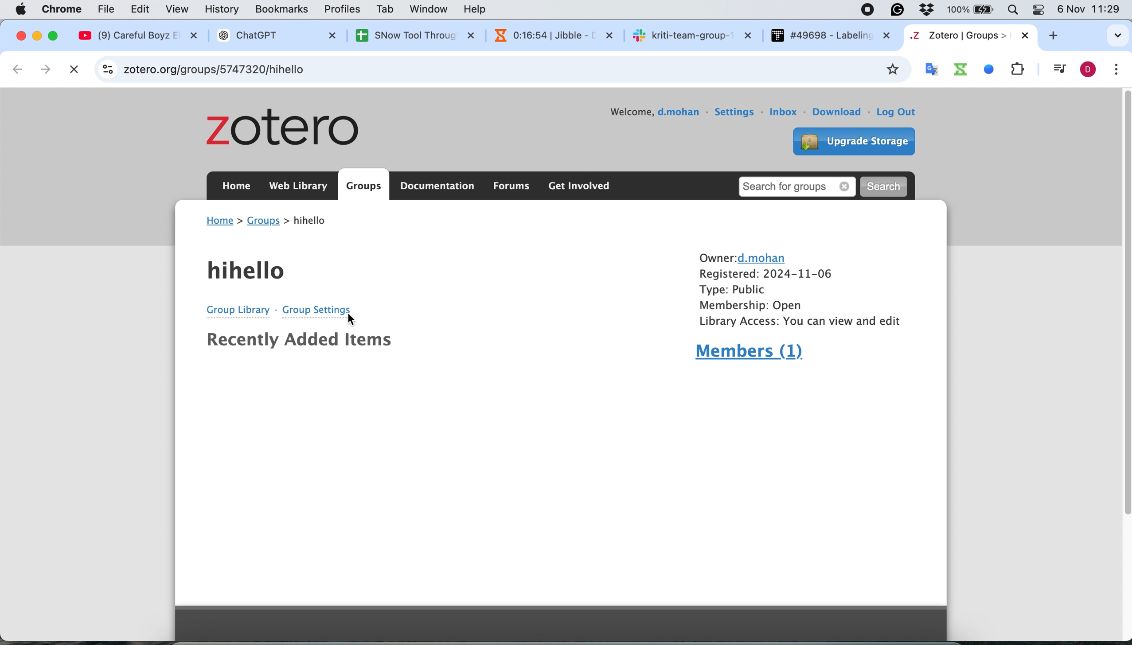 Image resolution: width=1132 pixels, height=645 pixels. Describe the element at coordinates (316, 309) in the screenshot. I see `group settings` at that location.